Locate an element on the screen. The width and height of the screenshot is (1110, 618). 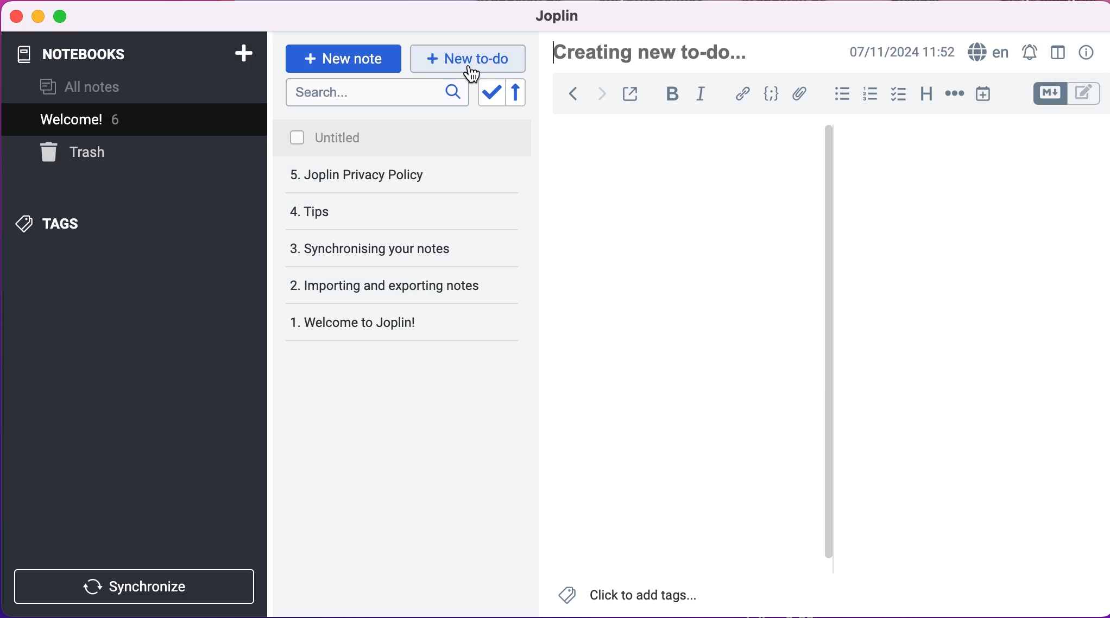
new note is located at coordinates (343, 58).